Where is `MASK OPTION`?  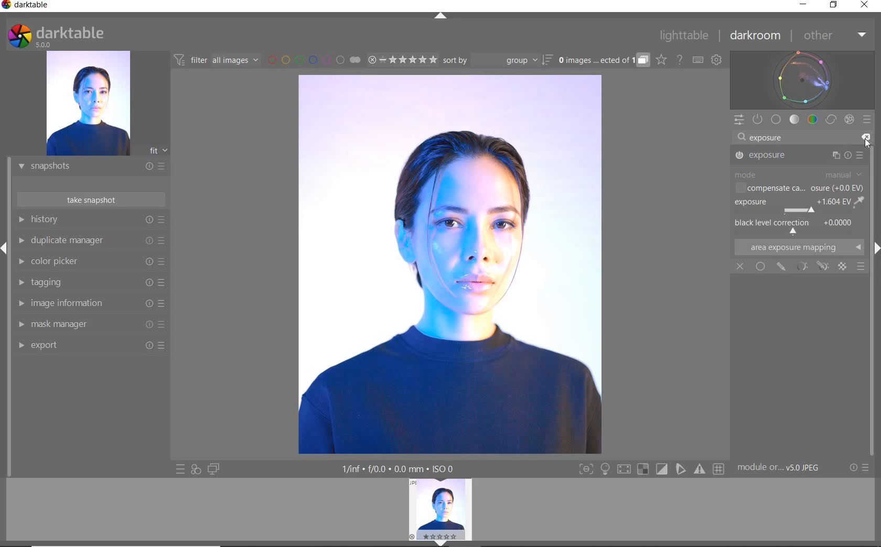
MASK OPTION is located at coordinates (822, 267).